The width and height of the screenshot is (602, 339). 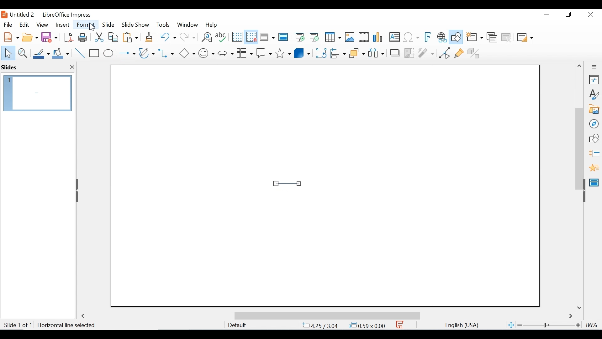 I want to click on Slide Transition, so click(x=594, y=154).